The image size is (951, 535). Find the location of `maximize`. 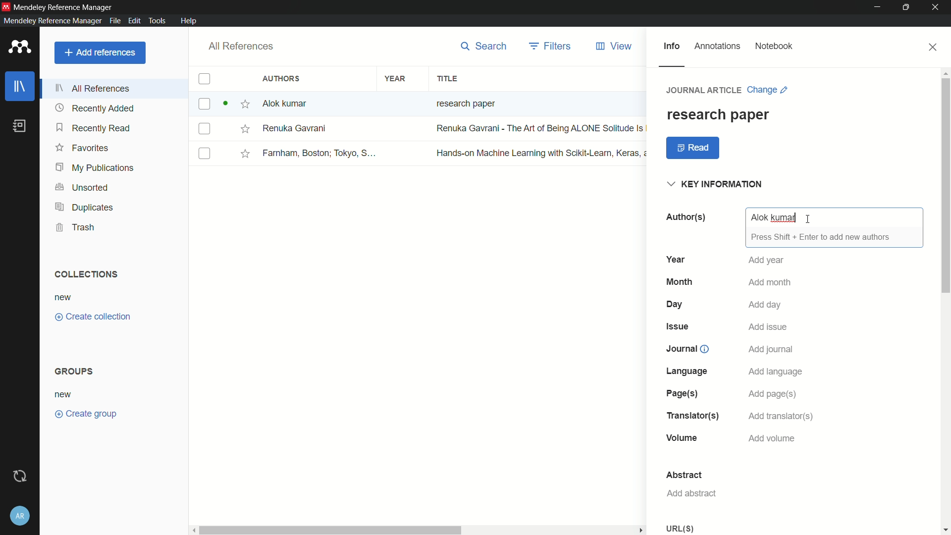

maximize is located at coordinates (908, 7).